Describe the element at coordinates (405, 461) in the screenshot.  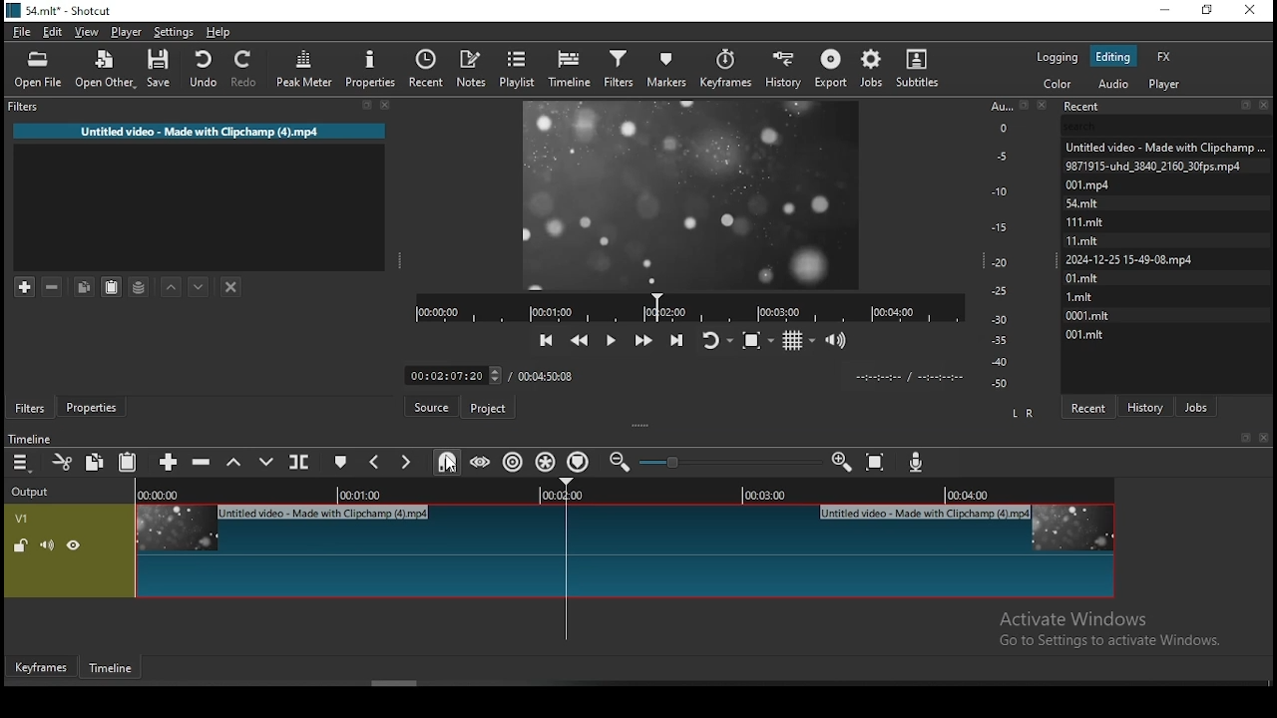
I see `` at that location.